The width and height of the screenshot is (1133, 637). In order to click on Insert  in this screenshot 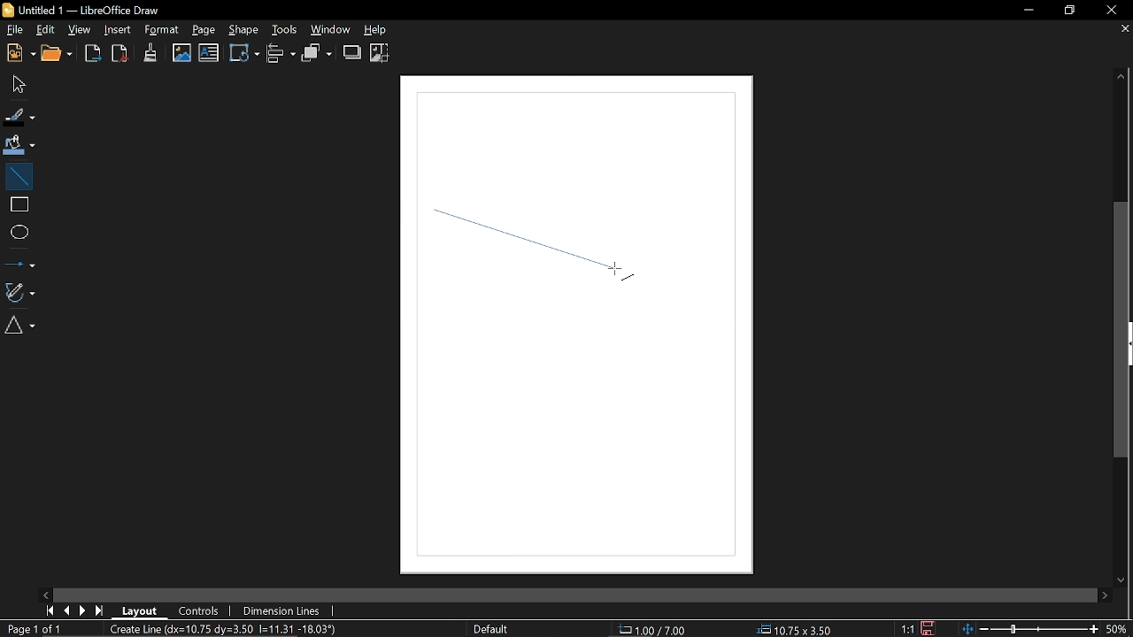, I will do `click(115, 30)`.